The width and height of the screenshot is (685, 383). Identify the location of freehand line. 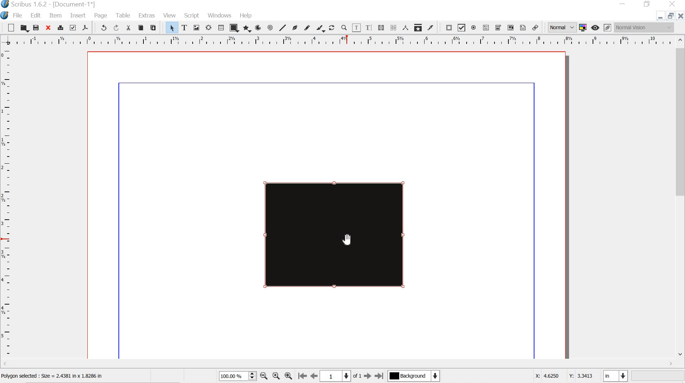
(307, 28).